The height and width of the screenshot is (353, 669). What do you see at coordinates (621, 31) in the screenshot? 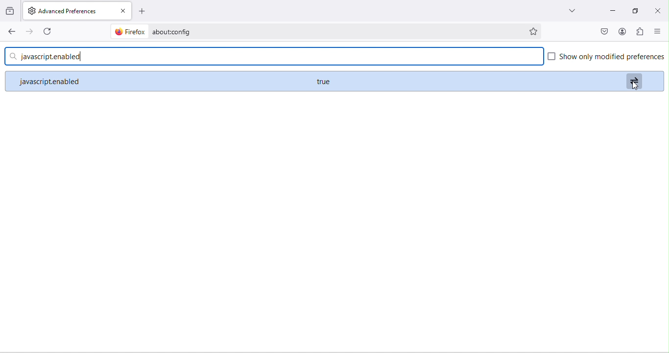
I see `account` at bounding box center [621, 31].